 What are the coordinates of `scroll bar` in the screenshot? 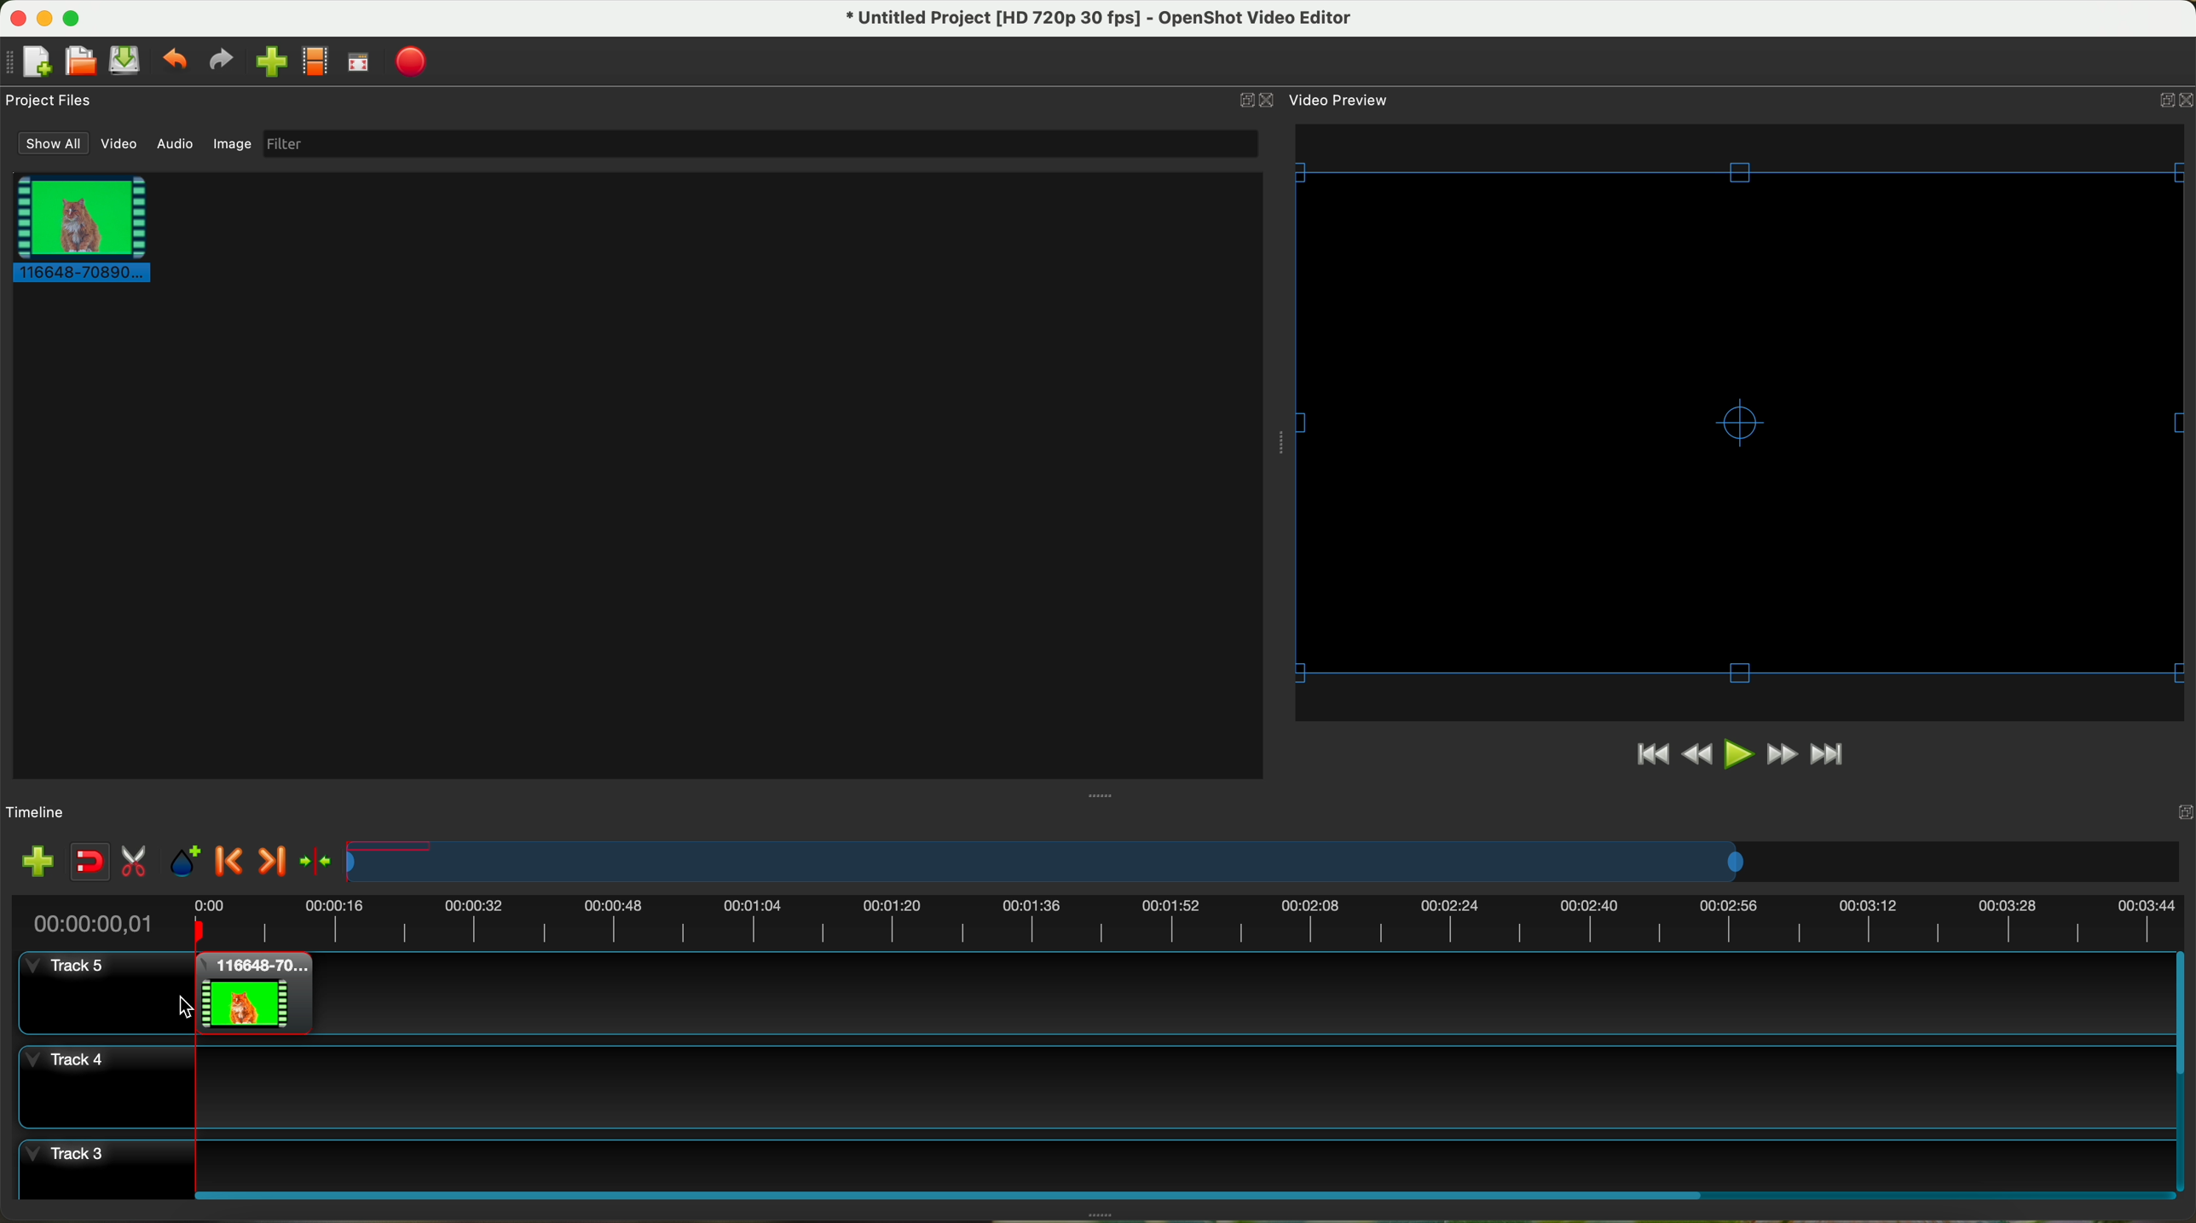 It's located at (2182, 1071).